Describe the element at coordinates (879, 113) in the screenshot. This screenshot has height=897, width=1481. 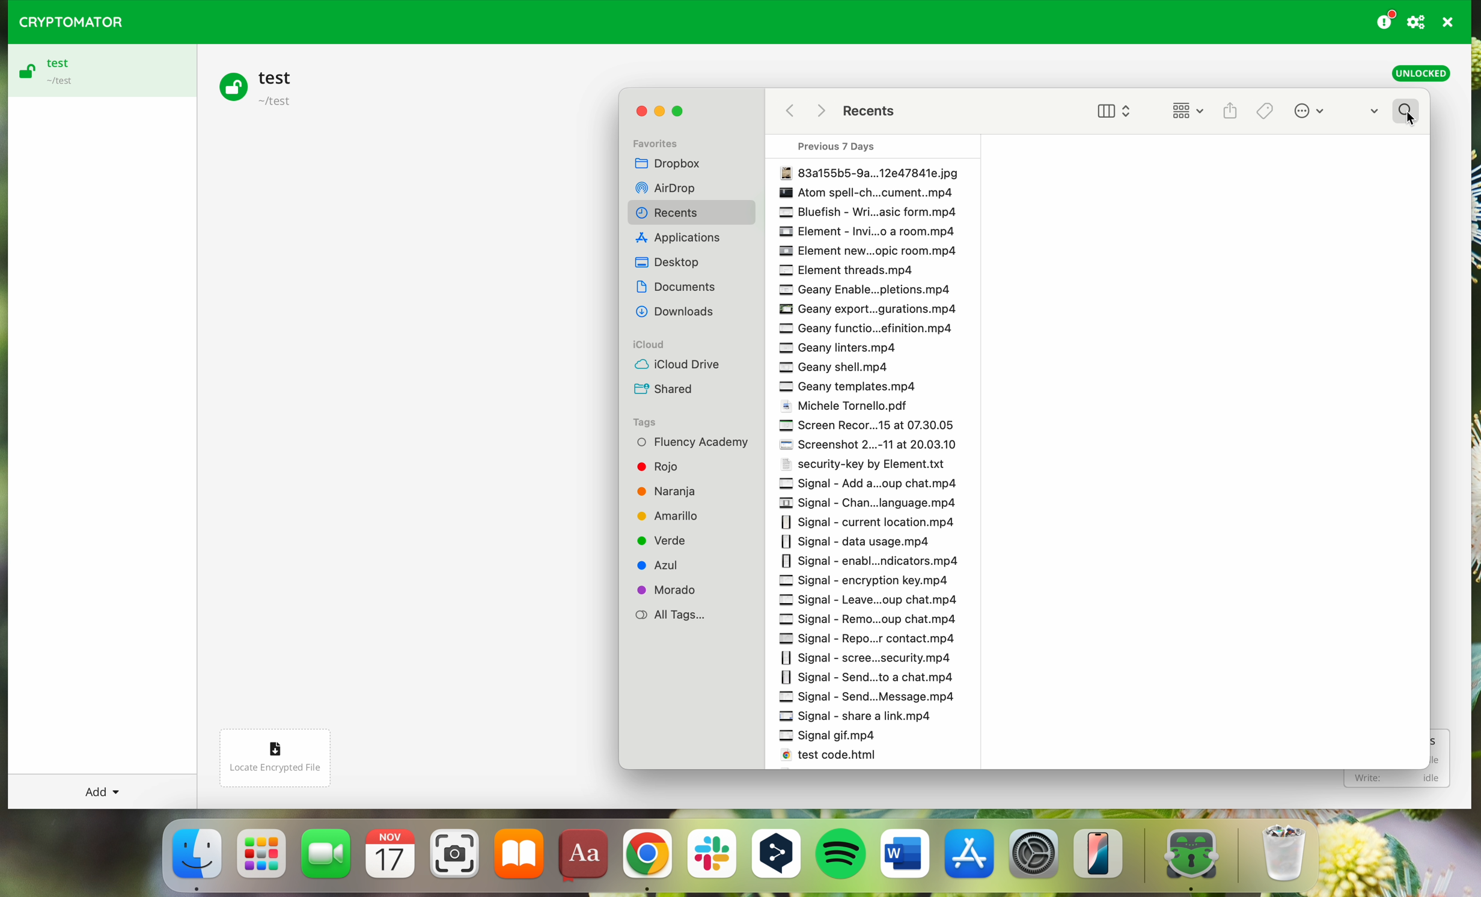
I see `Recents` at that location.